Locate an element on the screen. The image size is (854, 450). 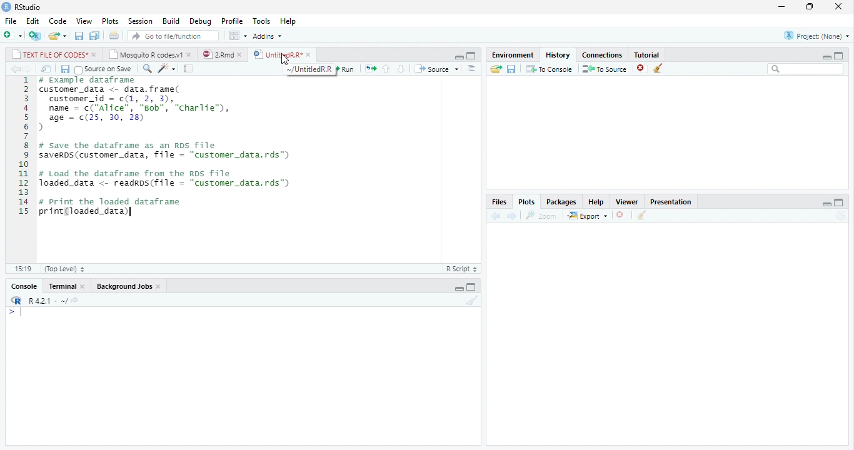
close file is located at coordinates (643, 68).